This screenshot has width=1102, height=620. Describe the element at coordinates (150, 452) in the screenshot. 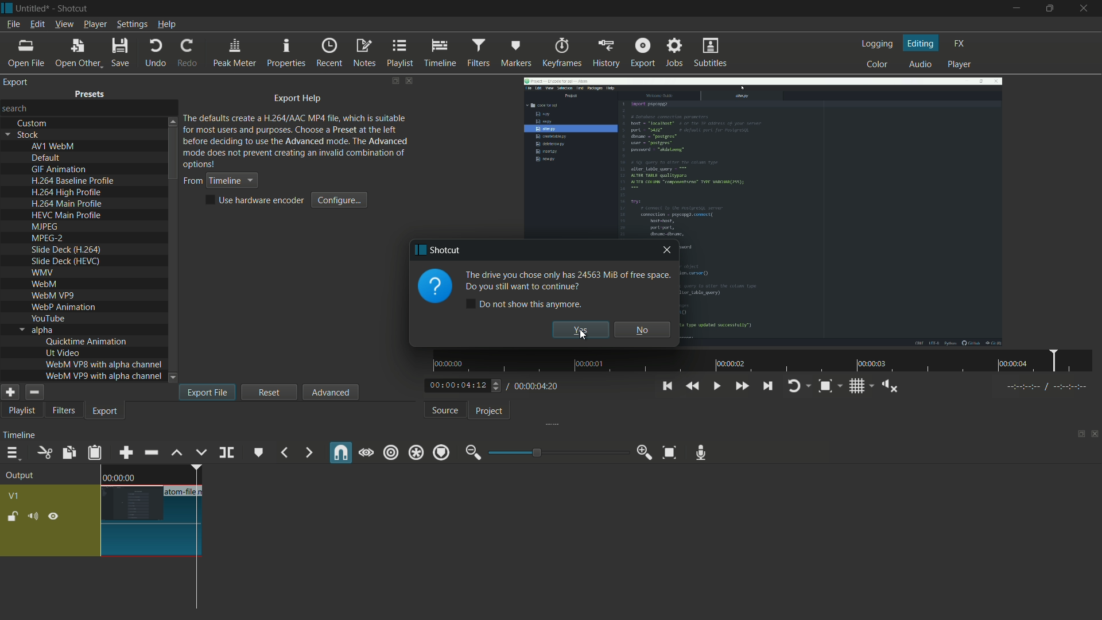

I see `ripple delete` at that location.